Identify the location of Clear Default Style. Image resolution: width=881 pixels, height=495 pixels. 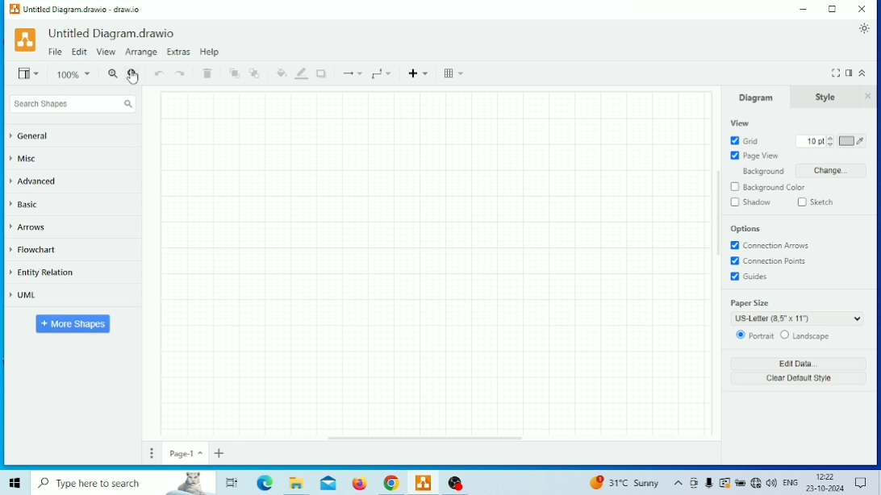
(798, 379).